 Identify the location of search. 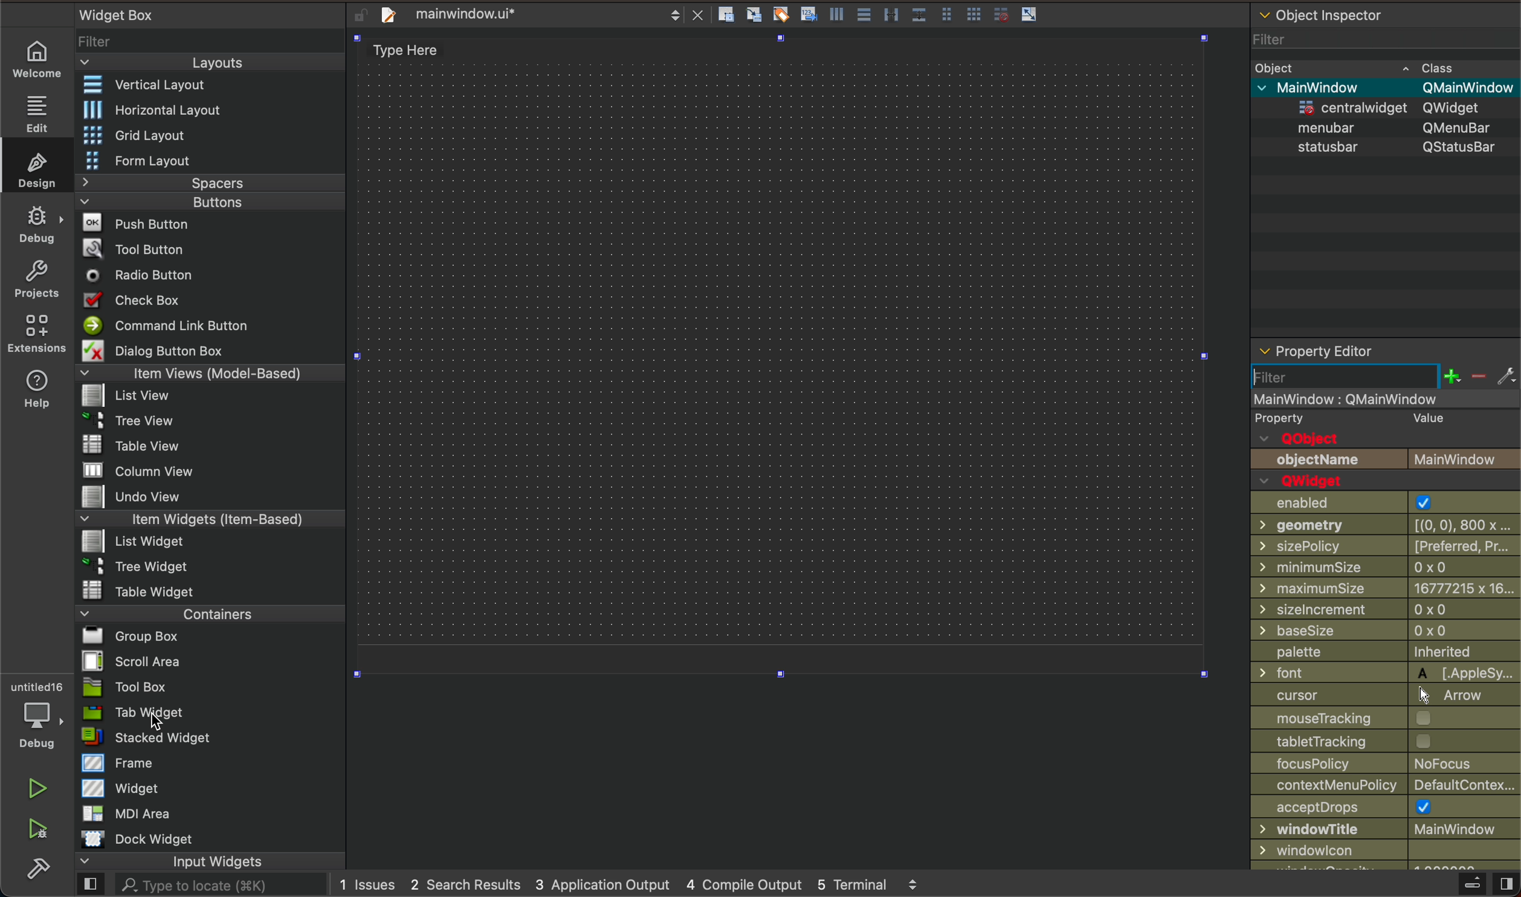
(210, 884).